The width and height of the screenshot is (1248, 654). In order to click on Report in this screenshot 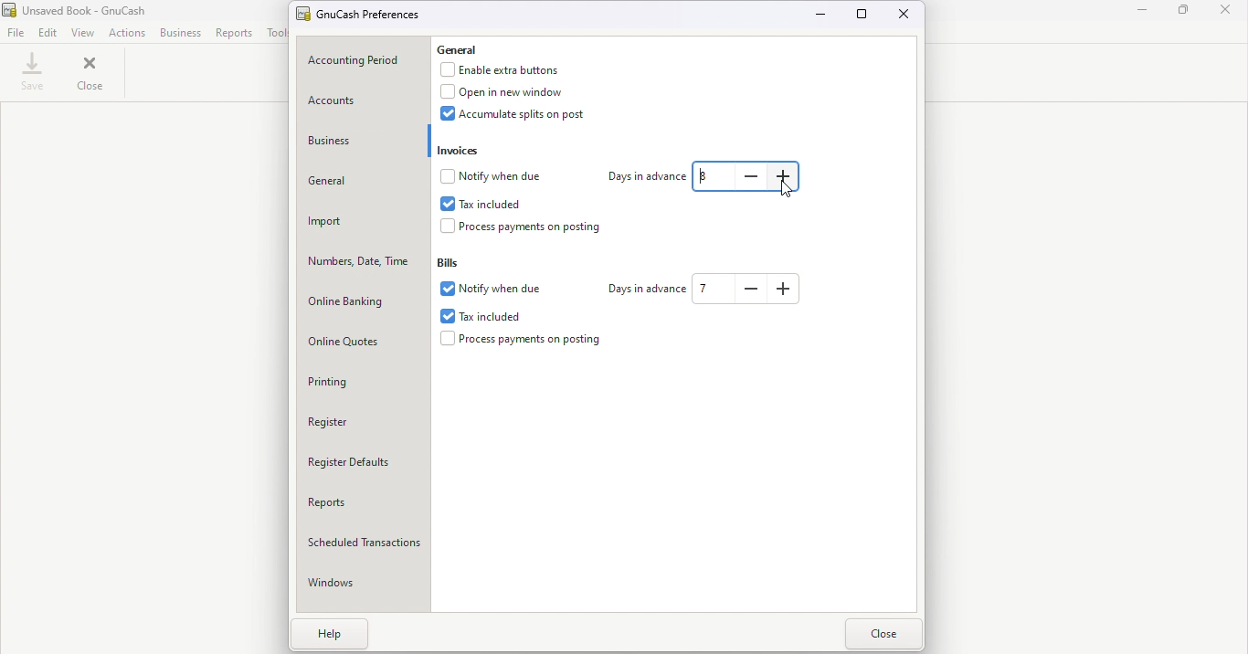, I will do `click(236, 33)`.